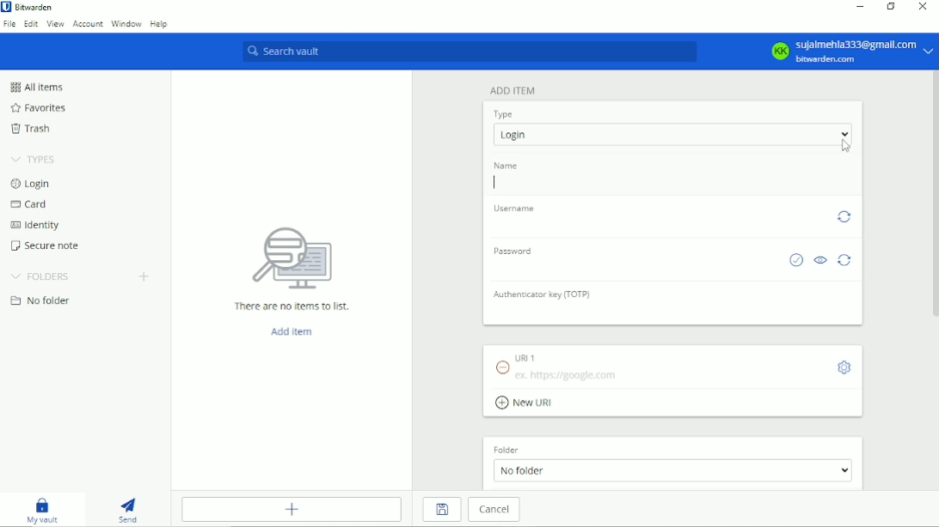 Image resolution: width=939 pixels, height=527 pixels. I want to click on Name, so click(506, 167).